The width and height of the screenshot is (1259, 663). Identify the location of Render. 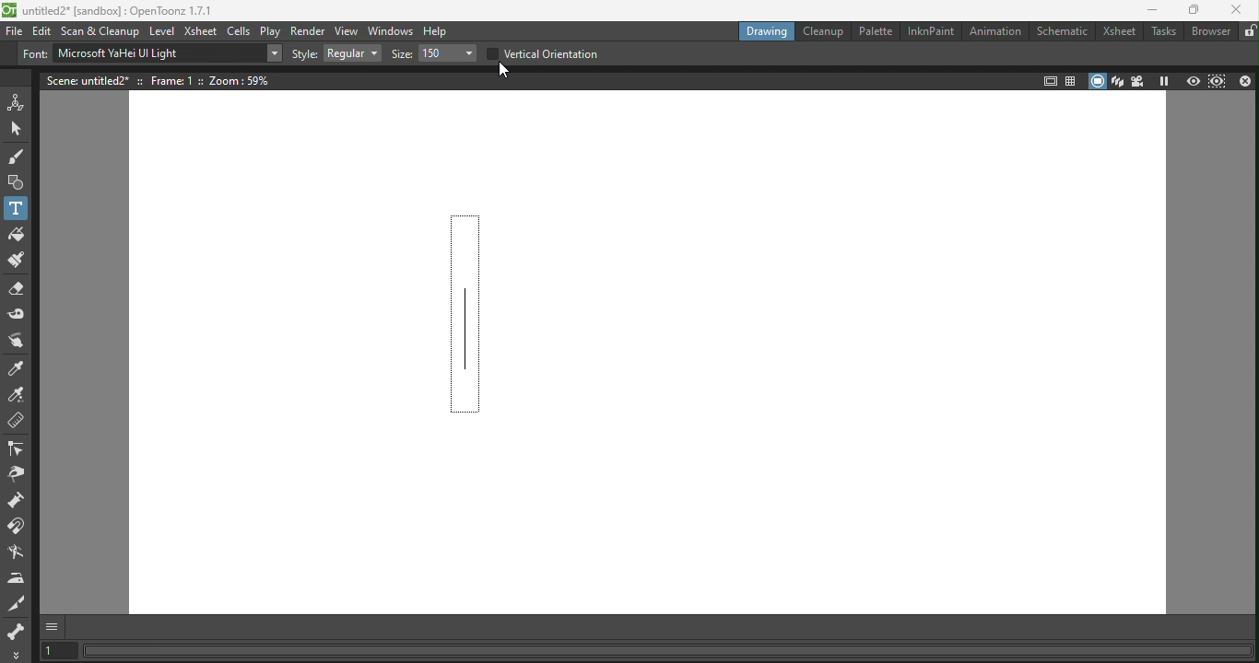
(309, 31).